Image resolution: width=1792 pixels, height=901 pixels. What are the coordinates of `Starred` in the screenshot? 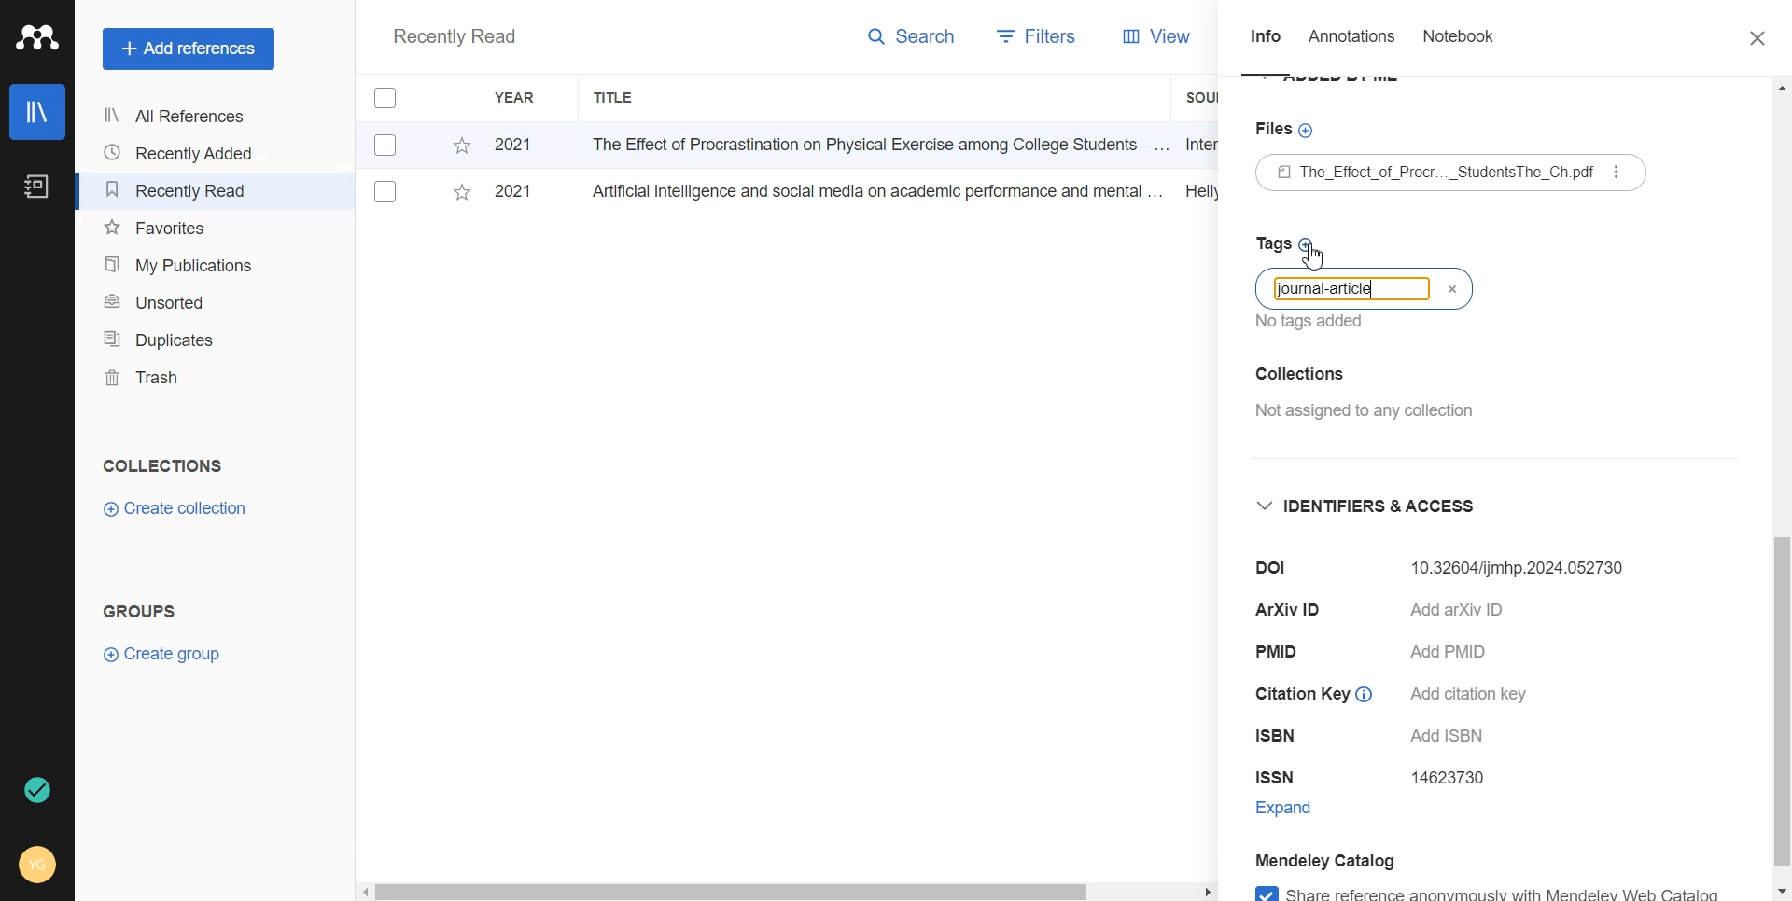 It's located at (461, 146).